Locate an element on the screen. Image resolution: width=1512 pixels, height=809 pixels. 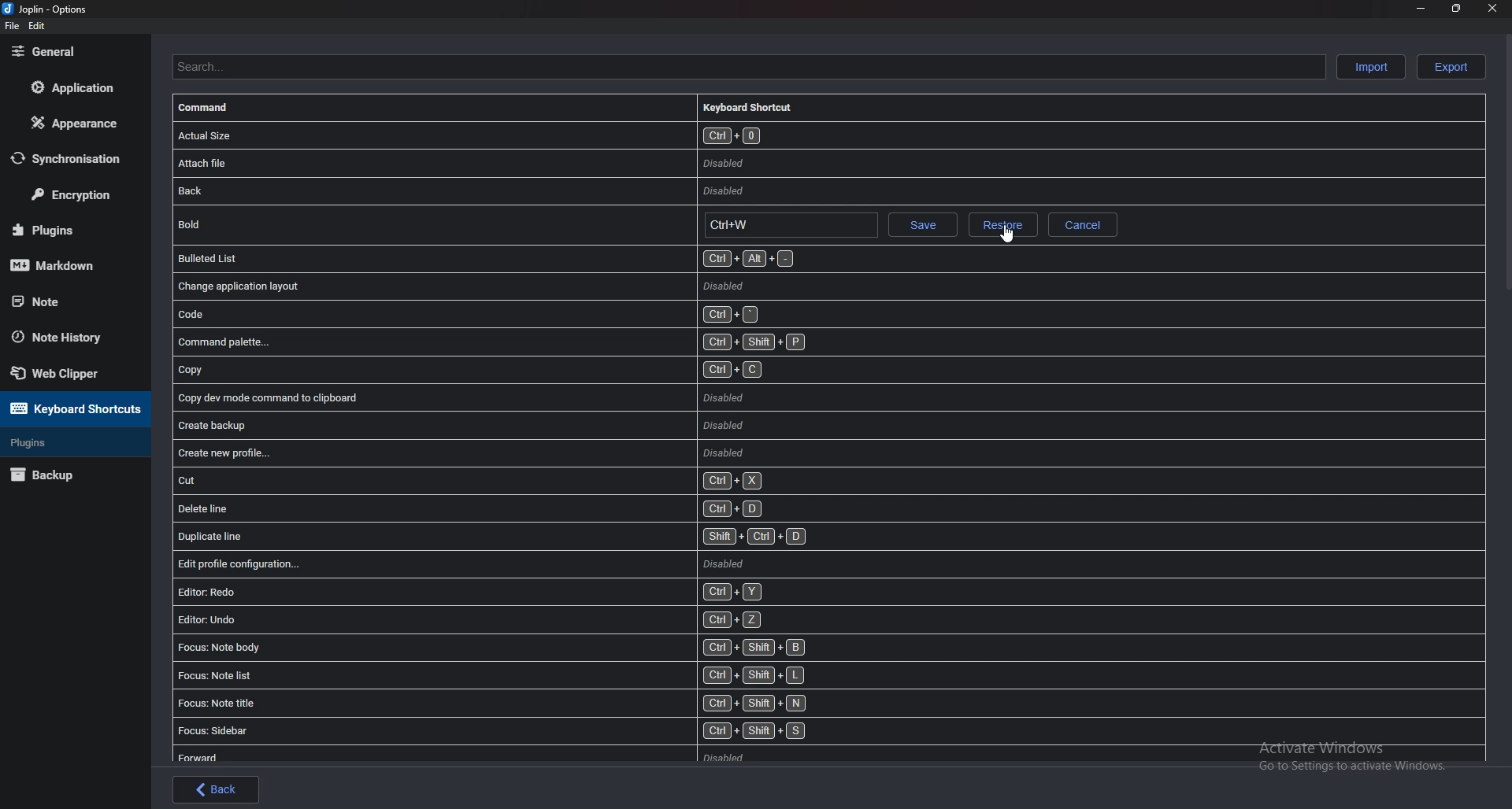
Create backup is located at coordinates (465, 424).